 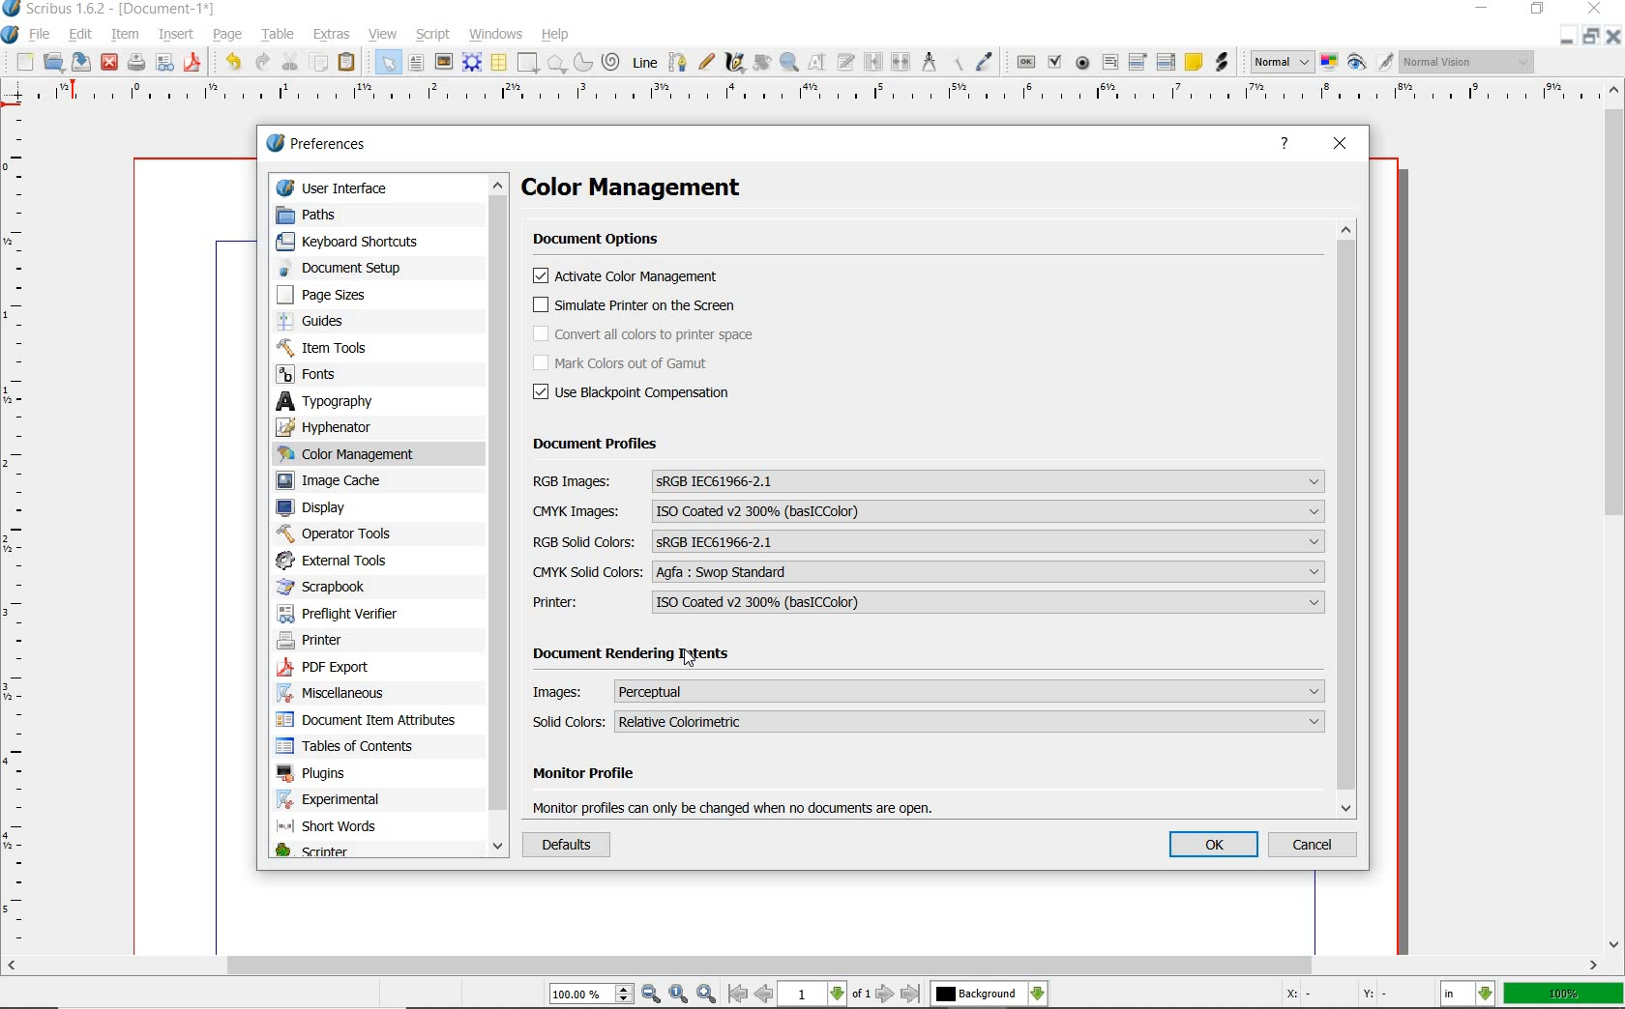 What do you see at coordinates (602, 241) in the screenshot?
I see `document options` at bounding box center [602, 241].